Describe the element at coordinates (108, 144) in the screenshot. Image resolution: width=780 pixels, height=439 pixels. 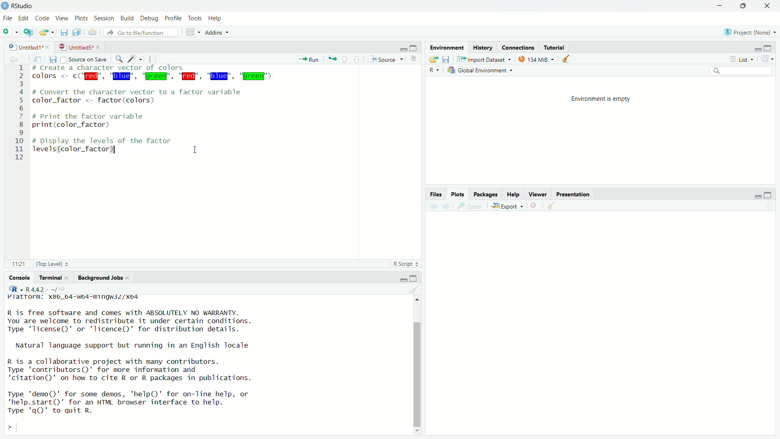
I see `# Display the levels of the factor
levels (color Factor)` at that location.